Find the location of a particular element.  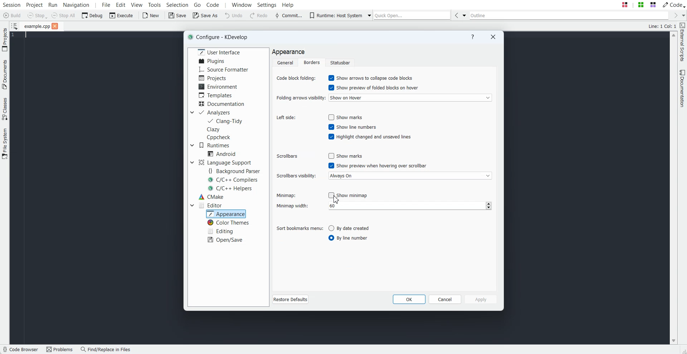

Clang-Tidy is located at coordinates (226, 121).